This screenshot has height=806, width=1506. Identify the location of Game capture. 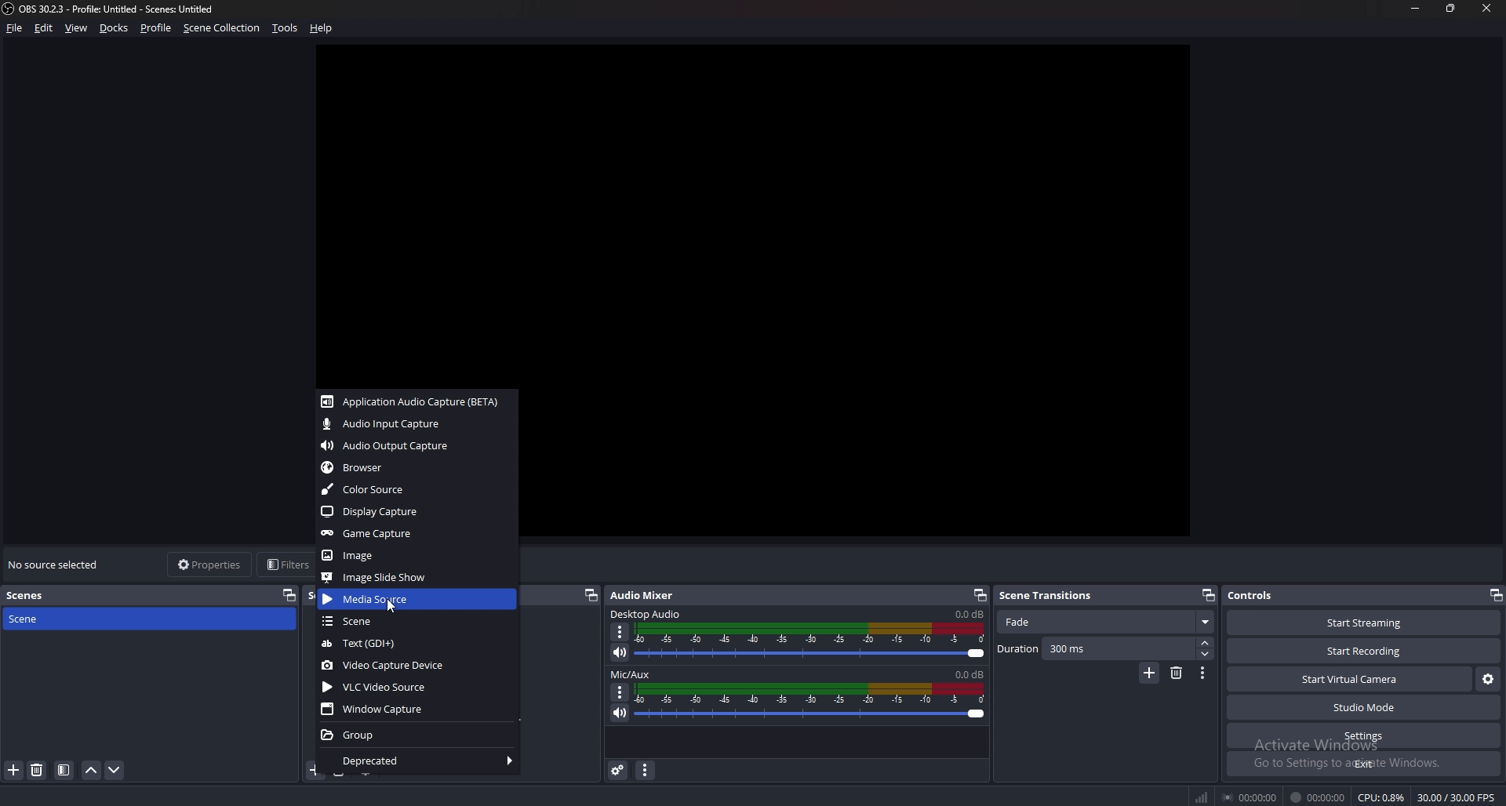
(416, 532).